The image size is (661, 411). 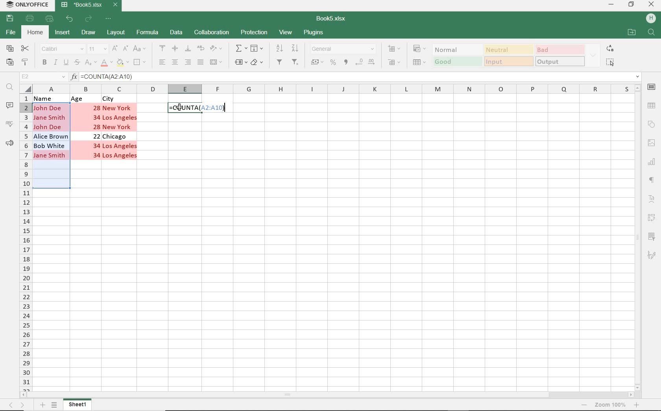 What do you see at coordinates (126, 49) in the screenshot?
I see `DECREMENT FONT SIZE` at bounding box center [126, 49].